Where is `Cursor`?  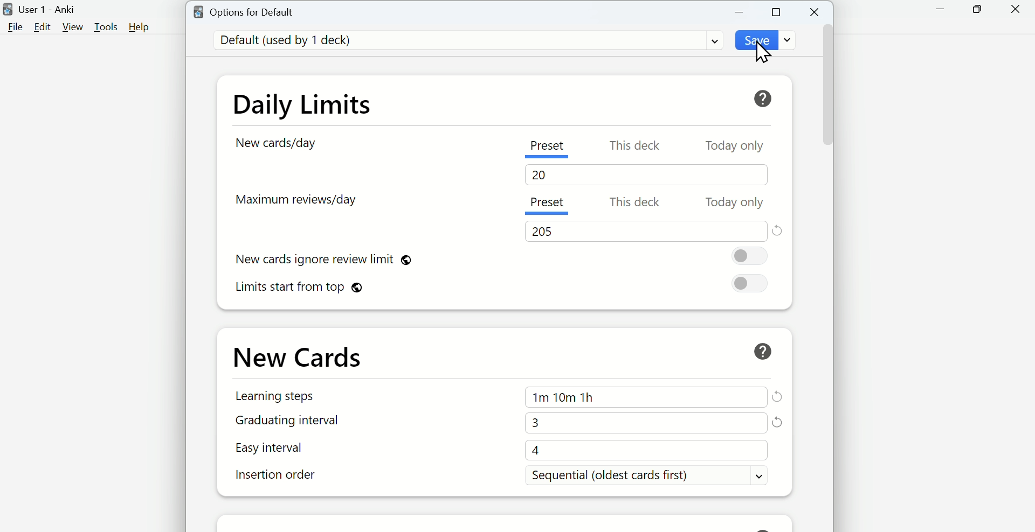
Cursor is located at coordinates (762, 53).